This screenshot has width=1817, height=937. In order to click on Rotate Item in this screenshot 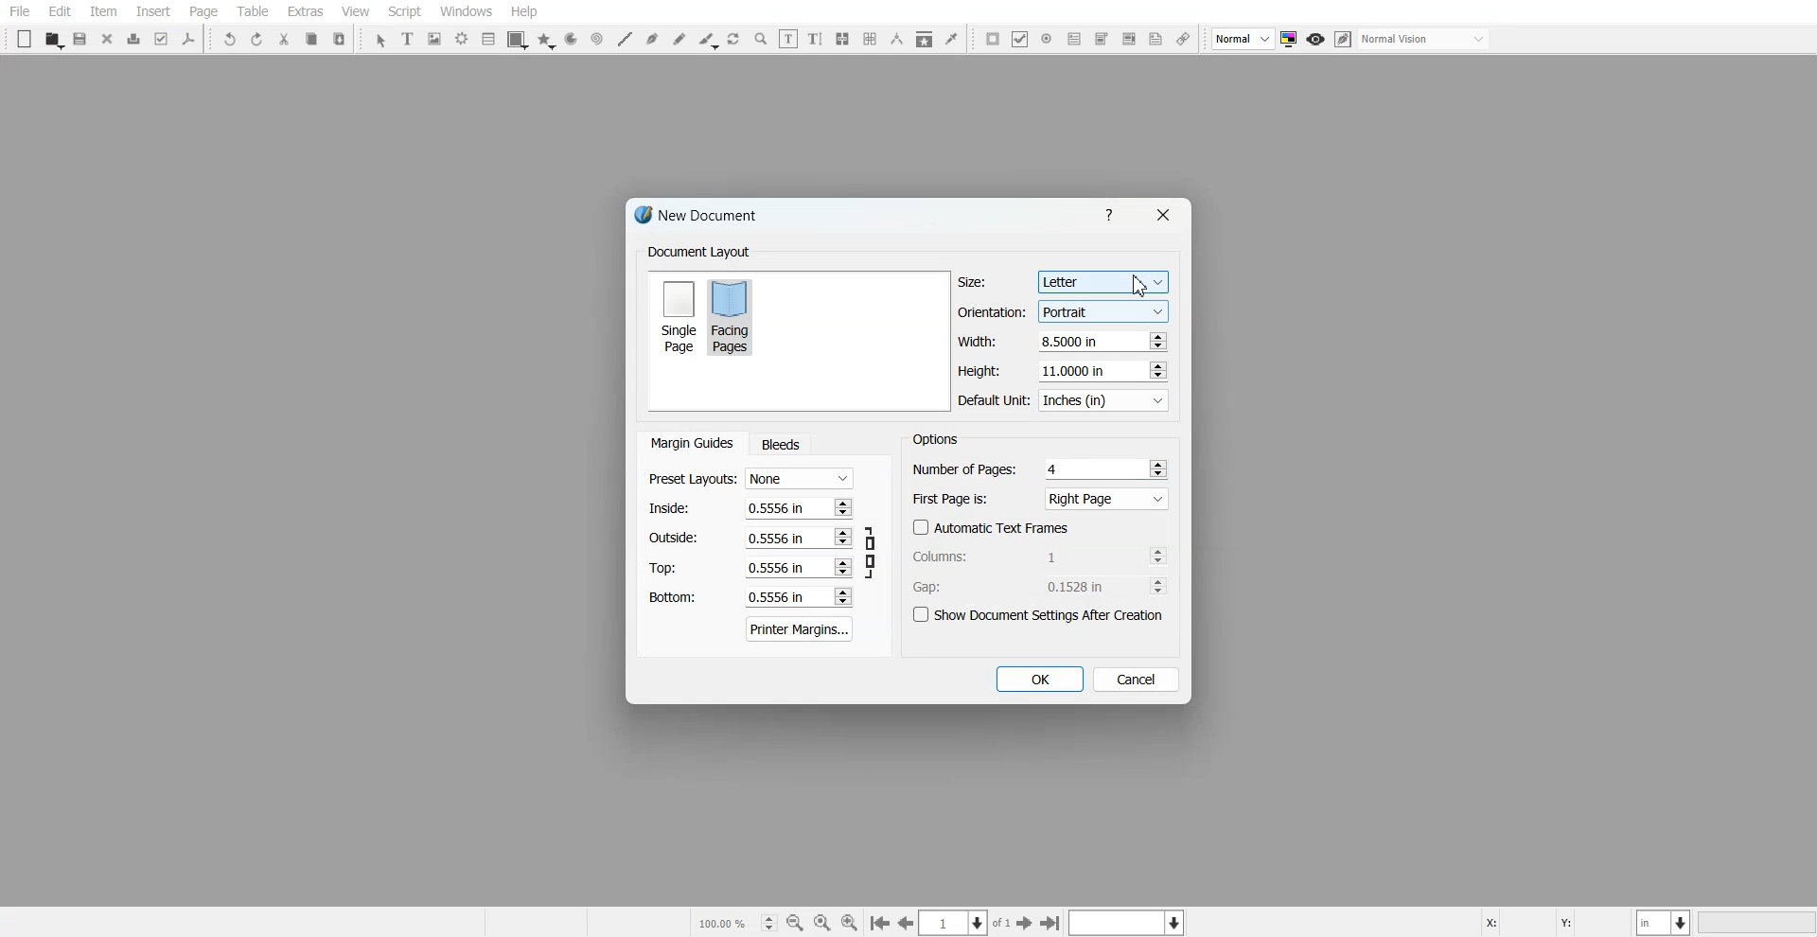, I will do `click(735, 40)`.